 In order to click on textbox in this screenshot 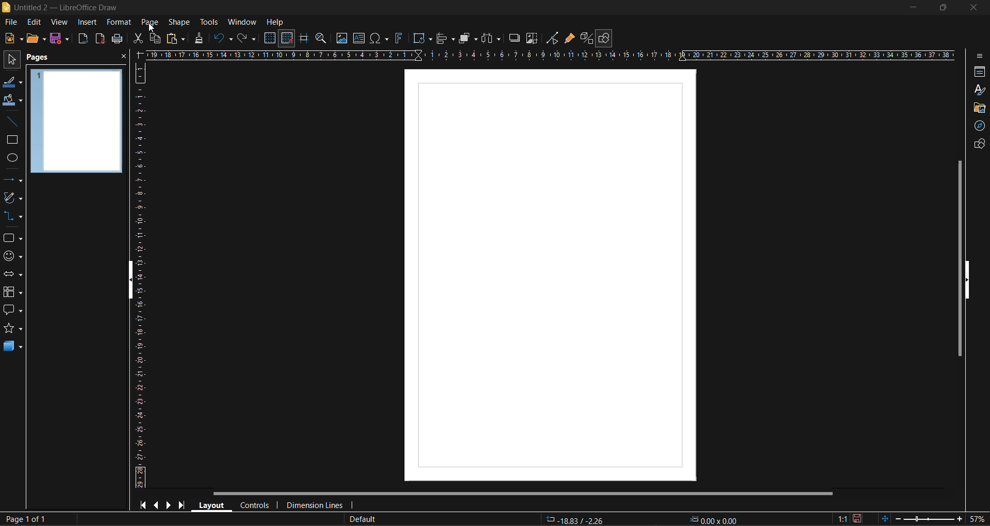, I will do `click(359, 39)`.